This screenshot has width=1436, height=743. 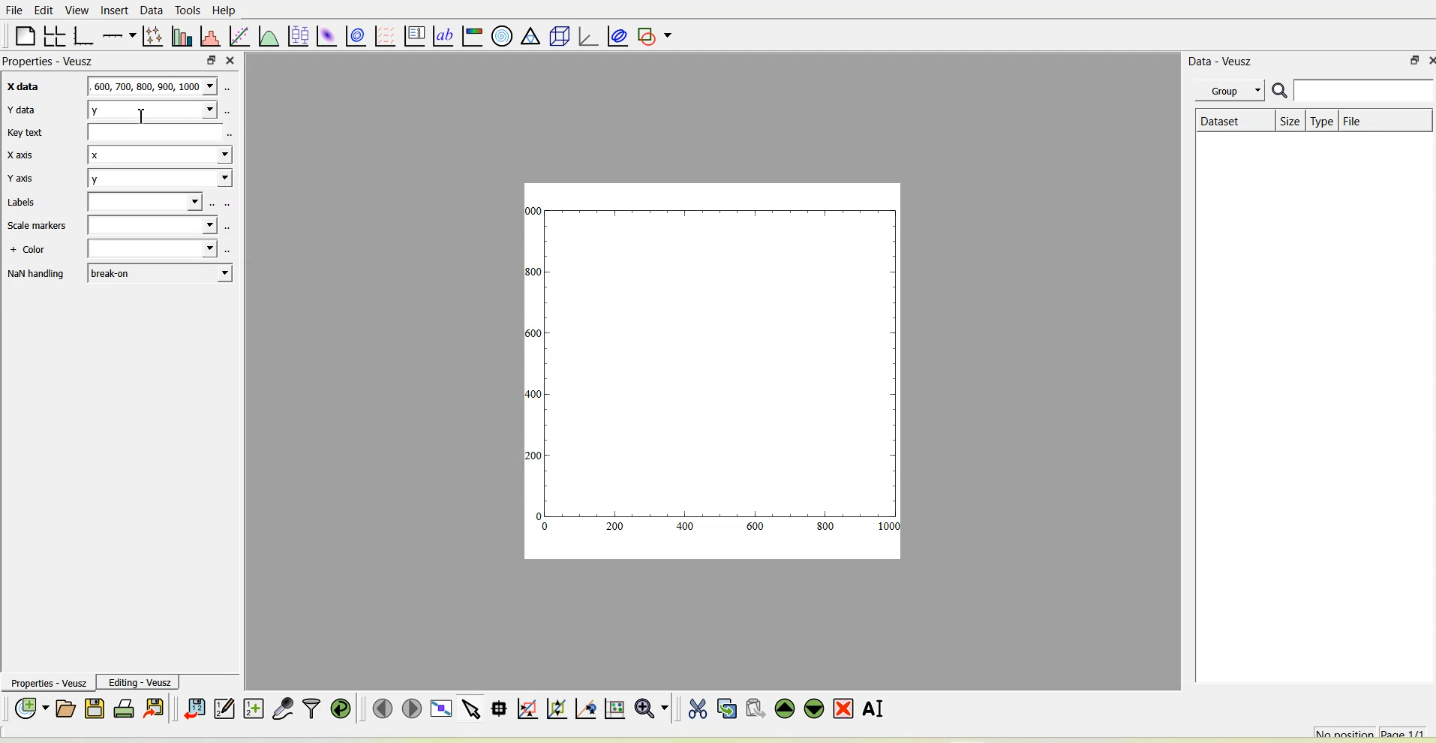 I want to click on File, so click(x=1356, y=120).